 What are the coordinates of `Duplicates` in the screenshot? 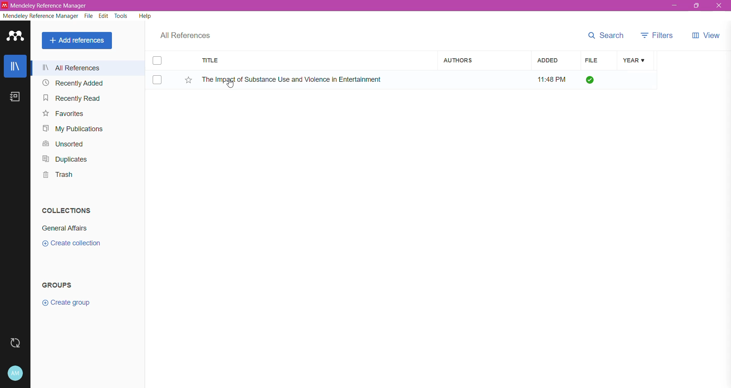 It's located at (65, 160).